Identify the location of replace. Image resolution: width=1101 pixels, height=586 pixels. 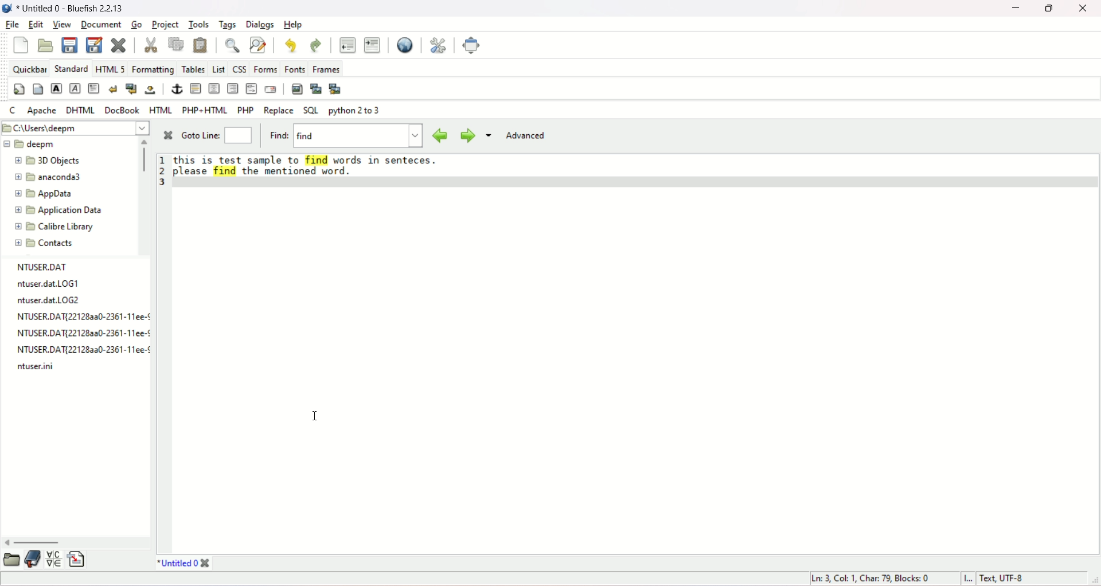
(279, 110).